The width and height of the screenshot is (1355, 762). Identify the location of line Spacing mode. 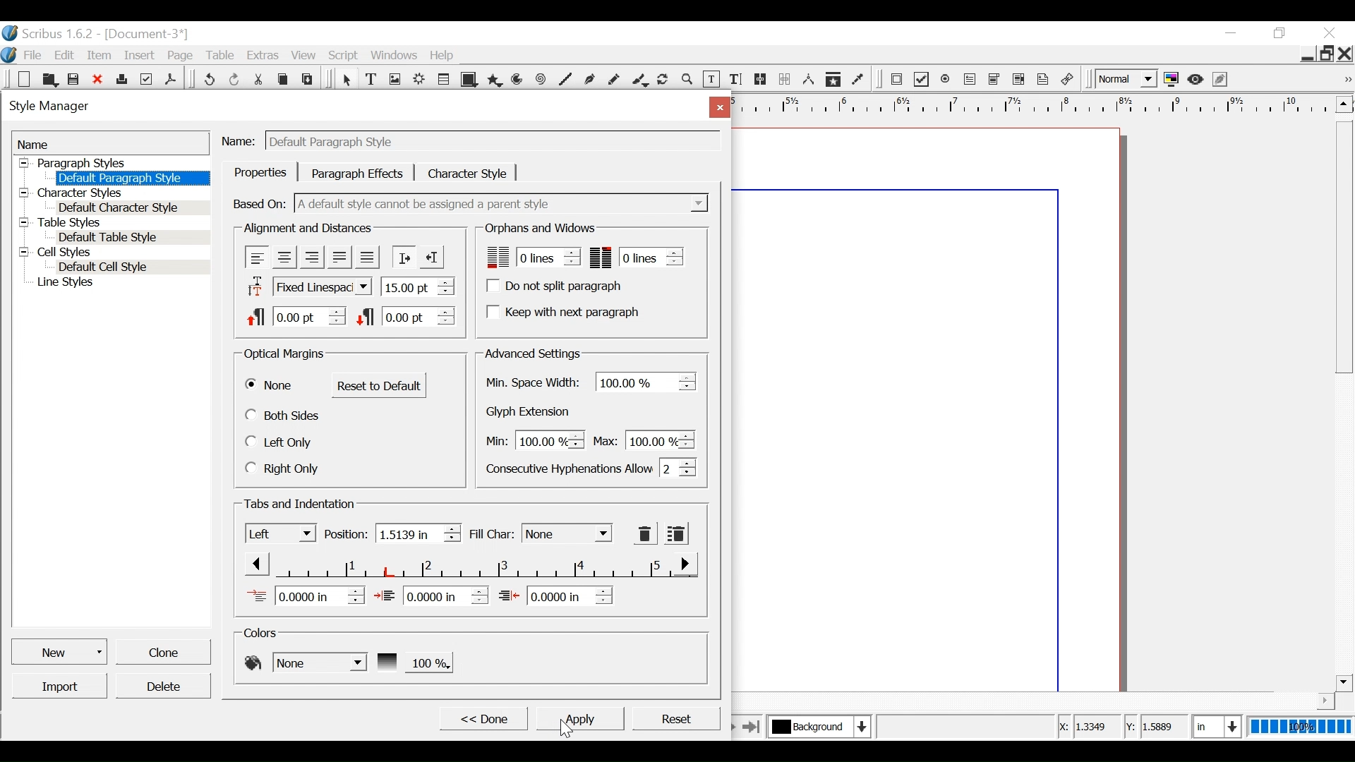
(307, 287).